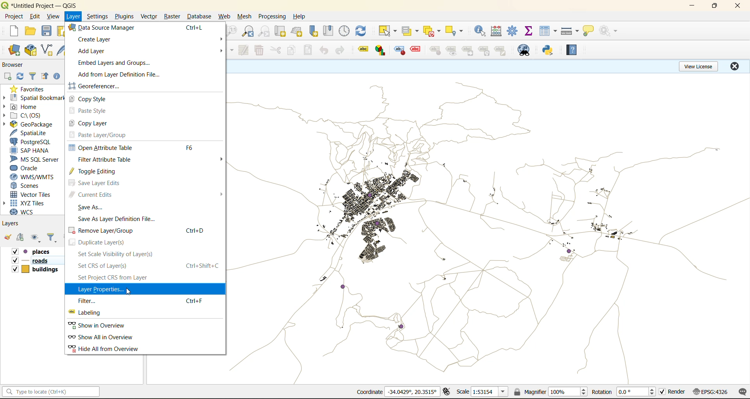 The height and width of the screenshot is (399, 750). I want to click on close, so click(734, 67).